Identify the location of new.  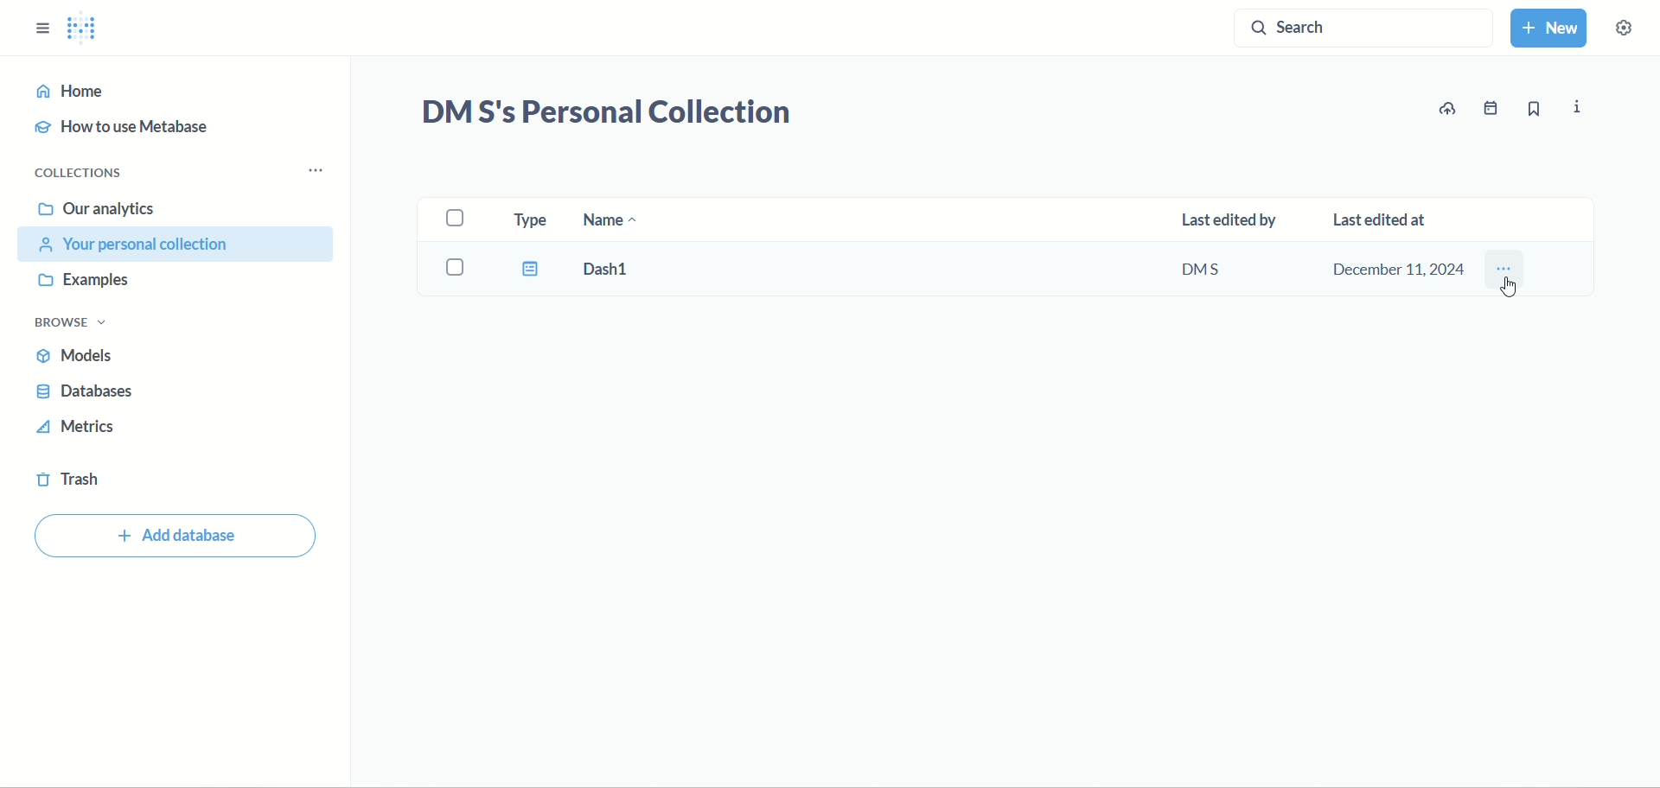
(1552, 31).